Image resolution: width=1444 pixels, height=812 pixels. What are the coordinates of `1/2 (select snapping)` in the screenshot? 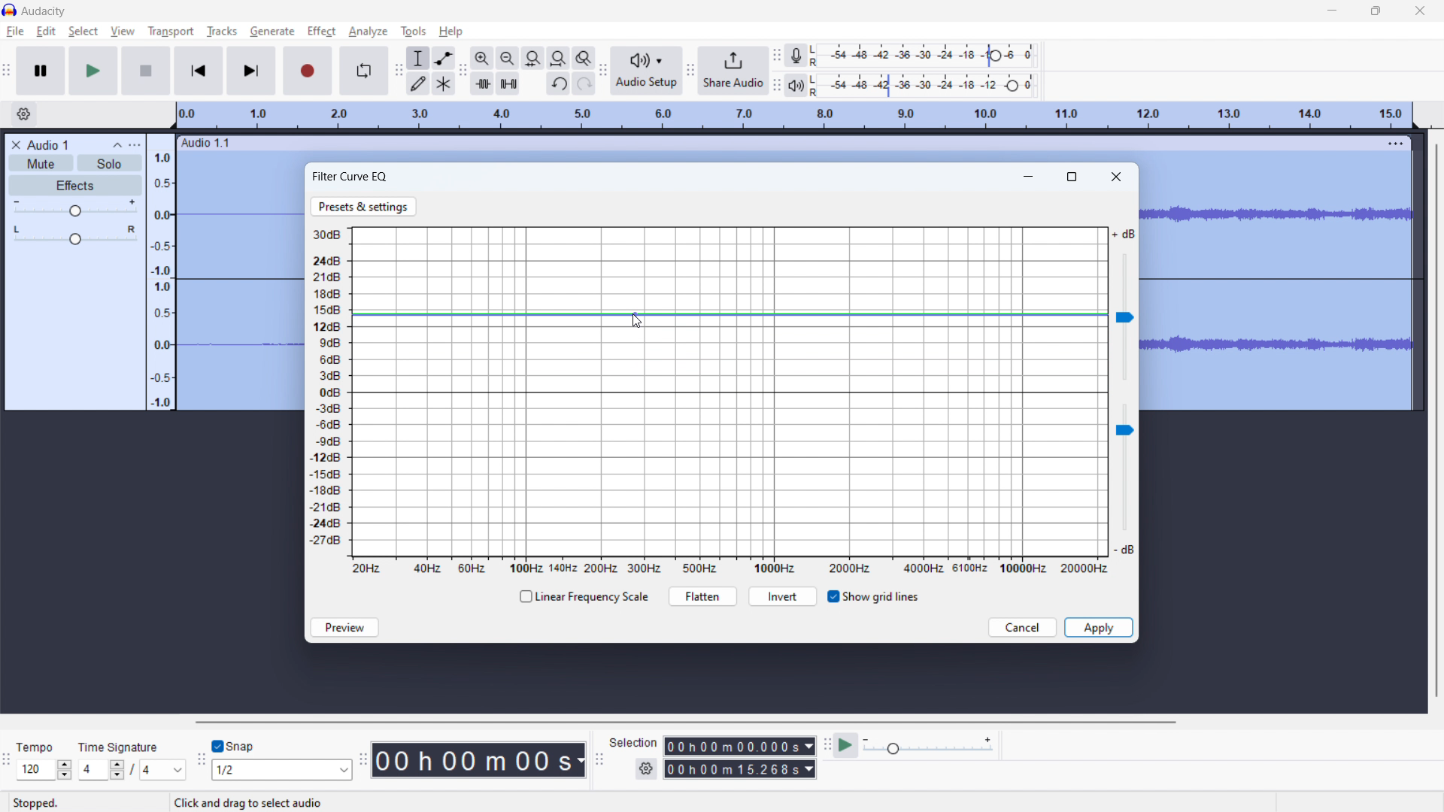 It's located at (283, 769).